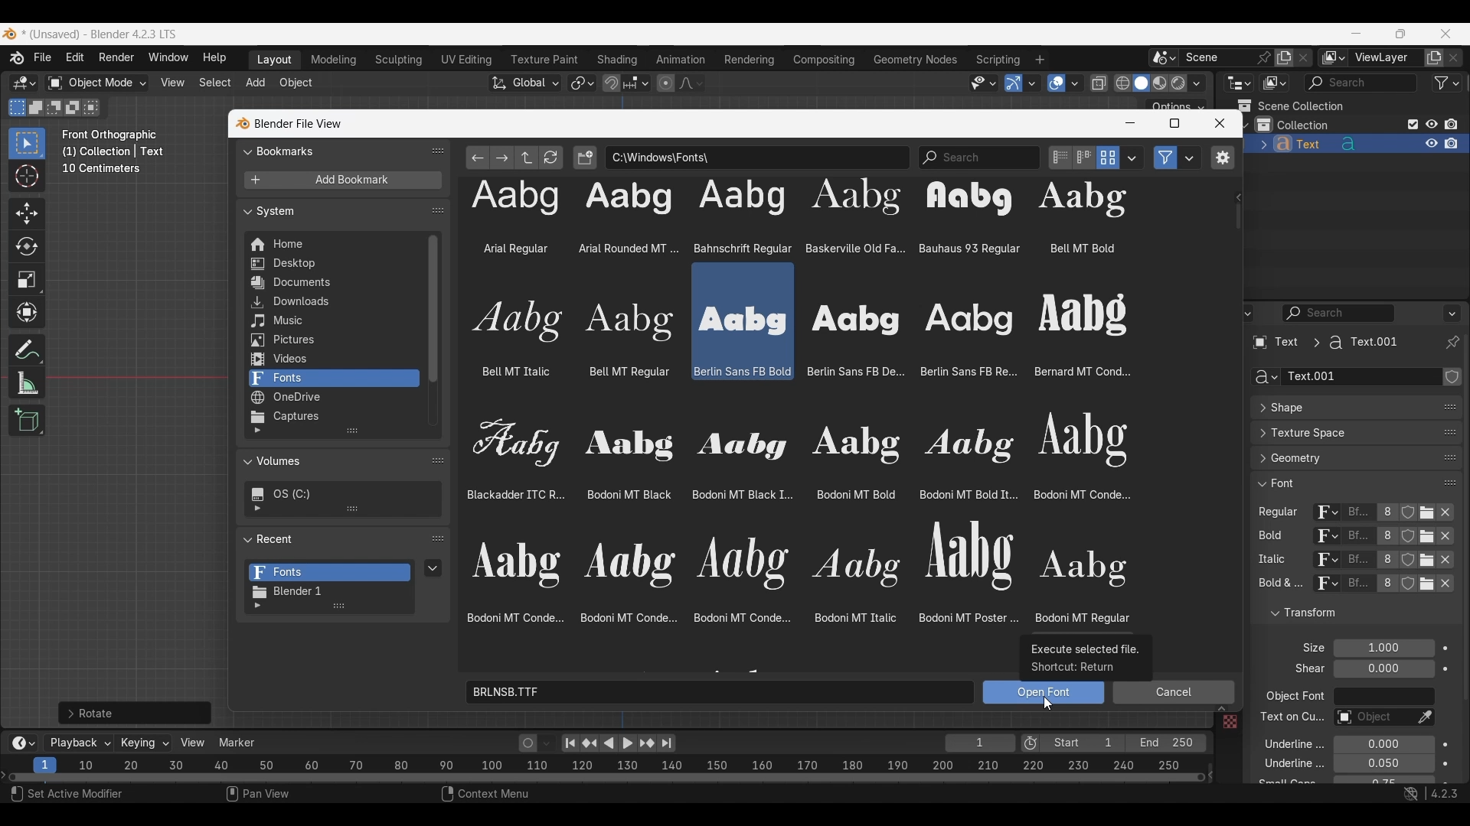 The width and height of the screenshot is (1470, 826). I want to click on Browse scene to be linked, so click(1164, 58).